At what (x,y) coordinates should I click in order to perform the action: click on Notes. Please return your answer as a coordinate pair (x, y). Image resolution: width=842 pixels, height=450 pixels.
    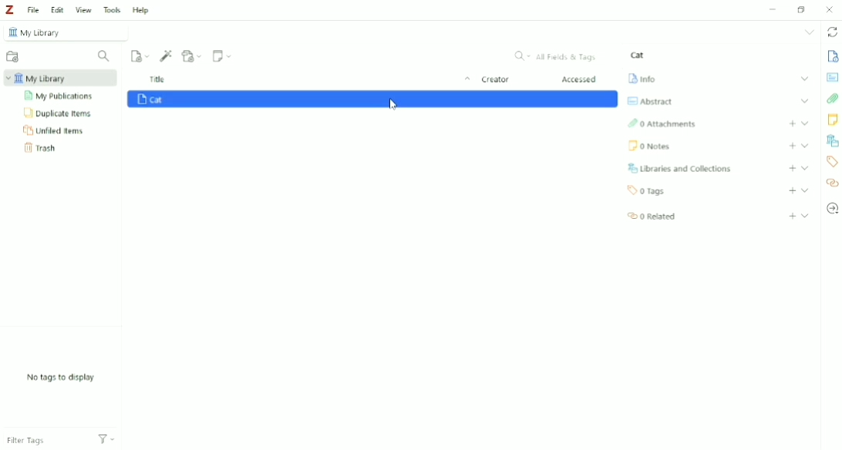
    Looking at the image, I should click on (648, 146).